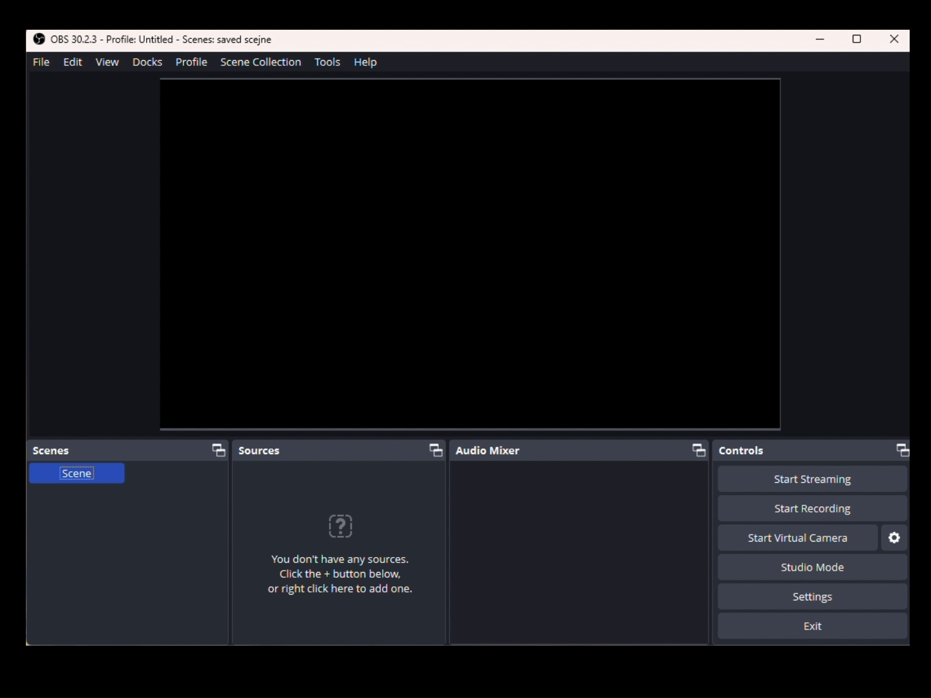 The height and width of the screenshot is (698, 931). I want to click on Docks, so click(146, 62).